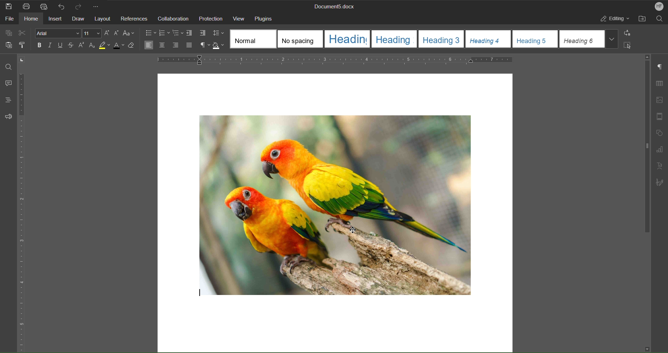 The width and height of the screenshot is (668, 353). Describe the element at coordinates (220, 46) in the screenshot. I see `Shadow` at that location.